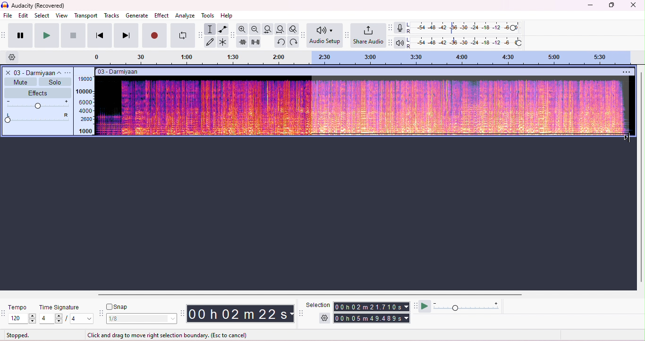 The height and width of the screenshot is (341, 645). I want to click on options, so click(69, 72).